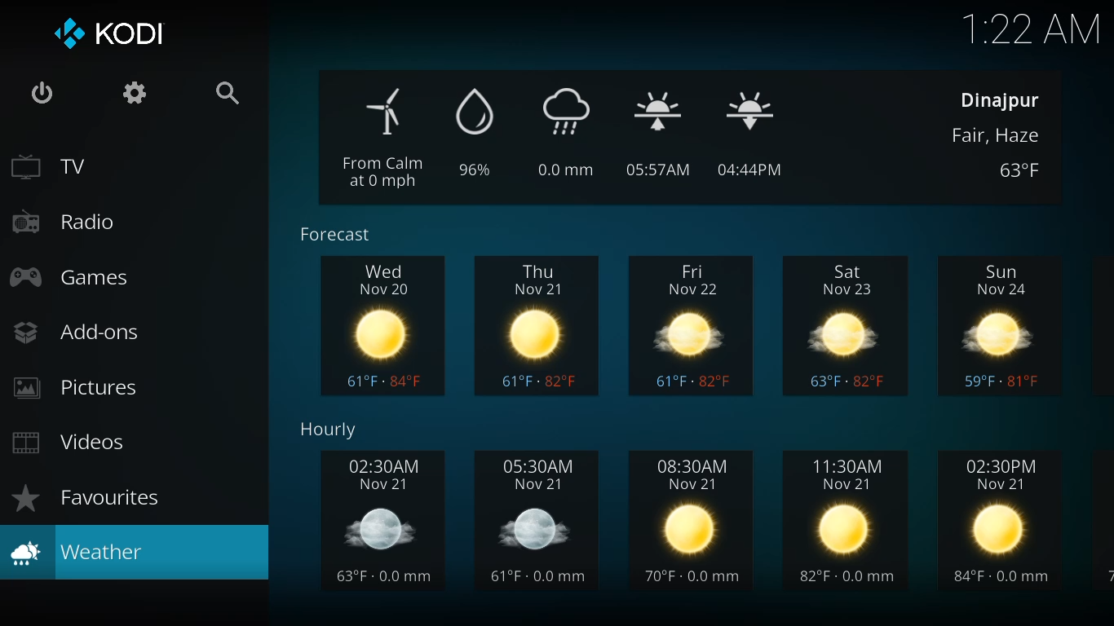 This screenshot has height=626, width=1114. What do you see at coordinates (848, 323) in the screenshot?
I see `sat` at bounding box center [848, 323].